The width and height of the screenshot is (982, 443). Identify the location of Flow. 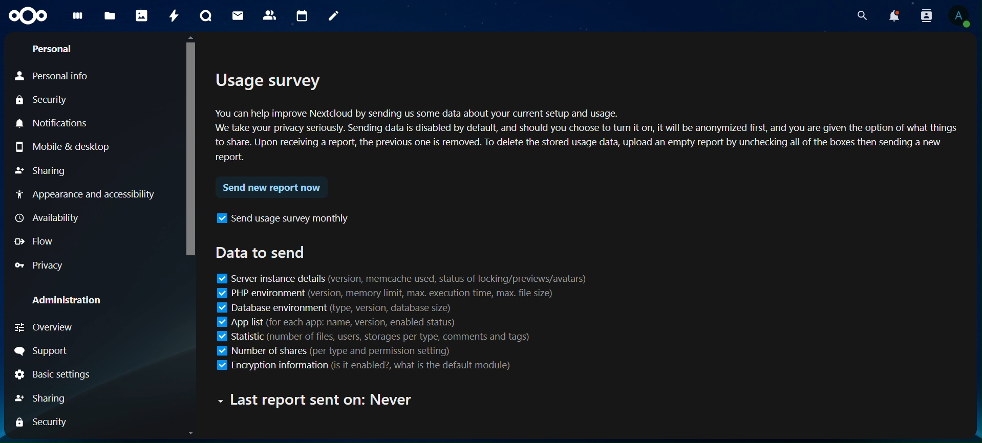
(36, 242).